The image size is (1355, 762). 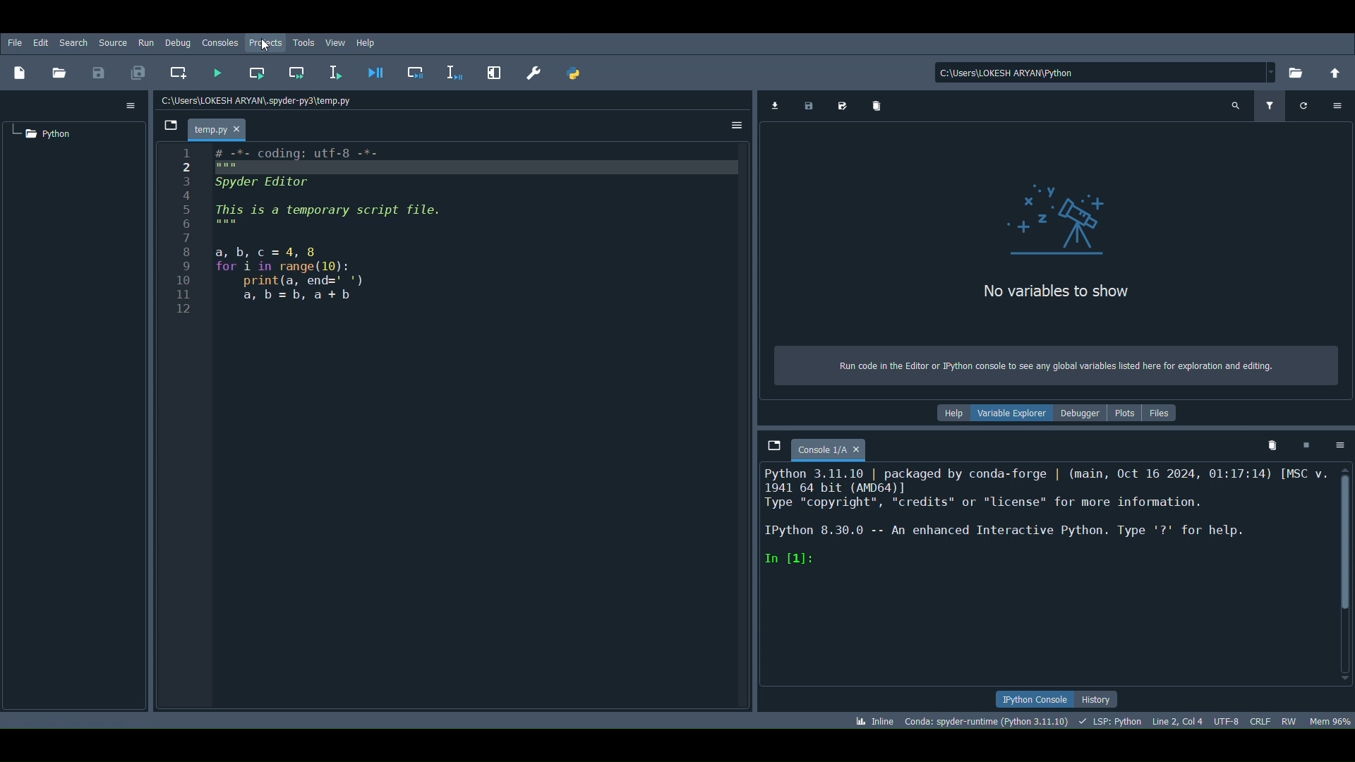 I want to click on Change to parent directory, so click(x=1335, y=75).